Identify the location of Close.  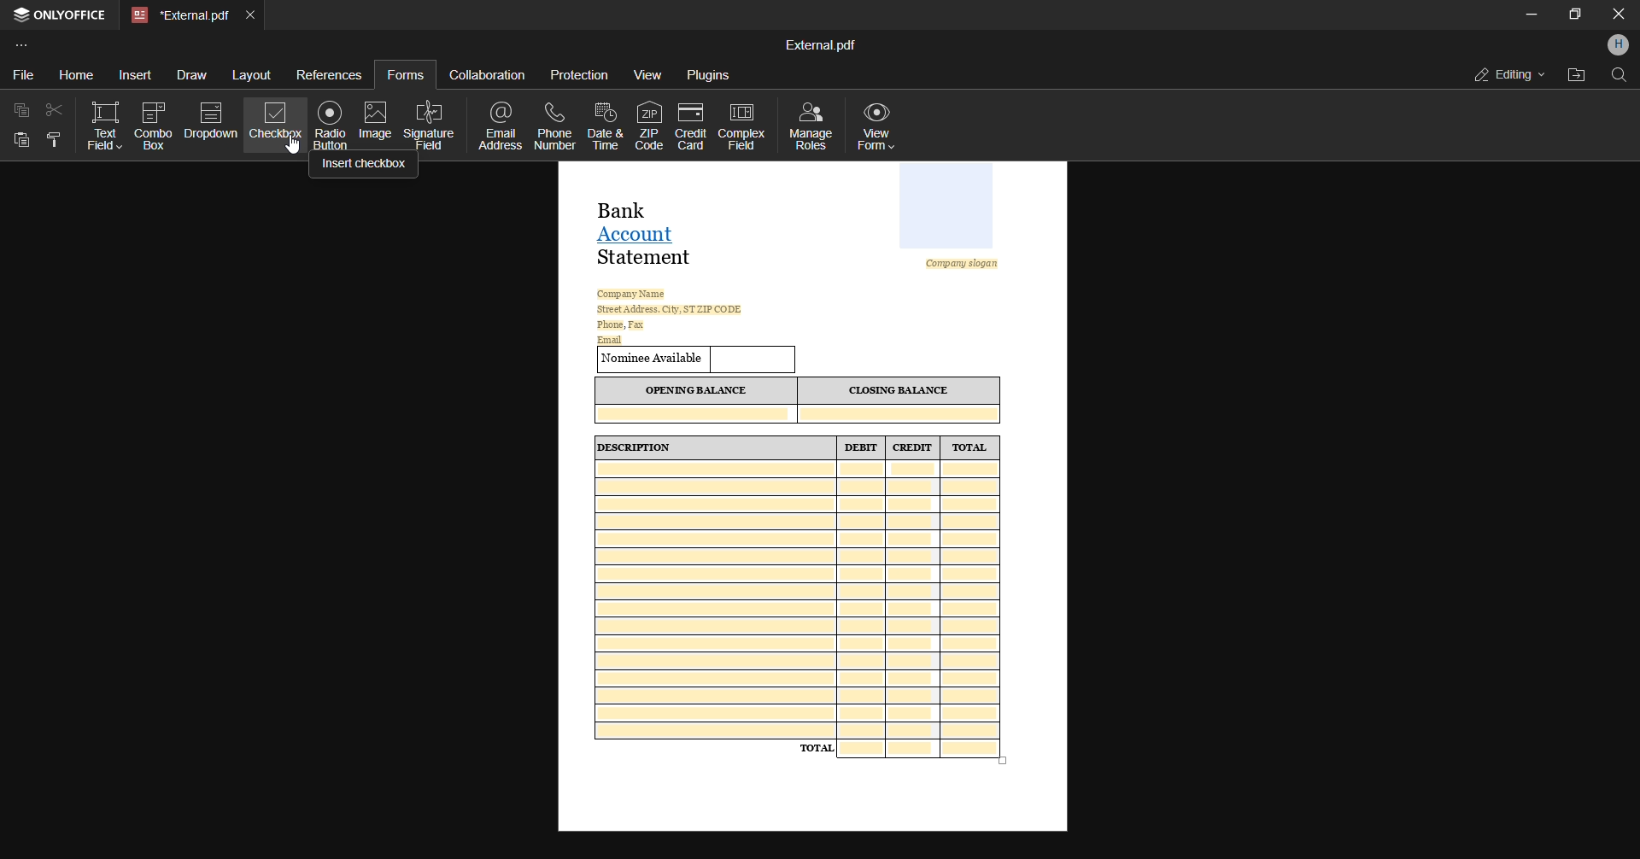
(1617, 15).